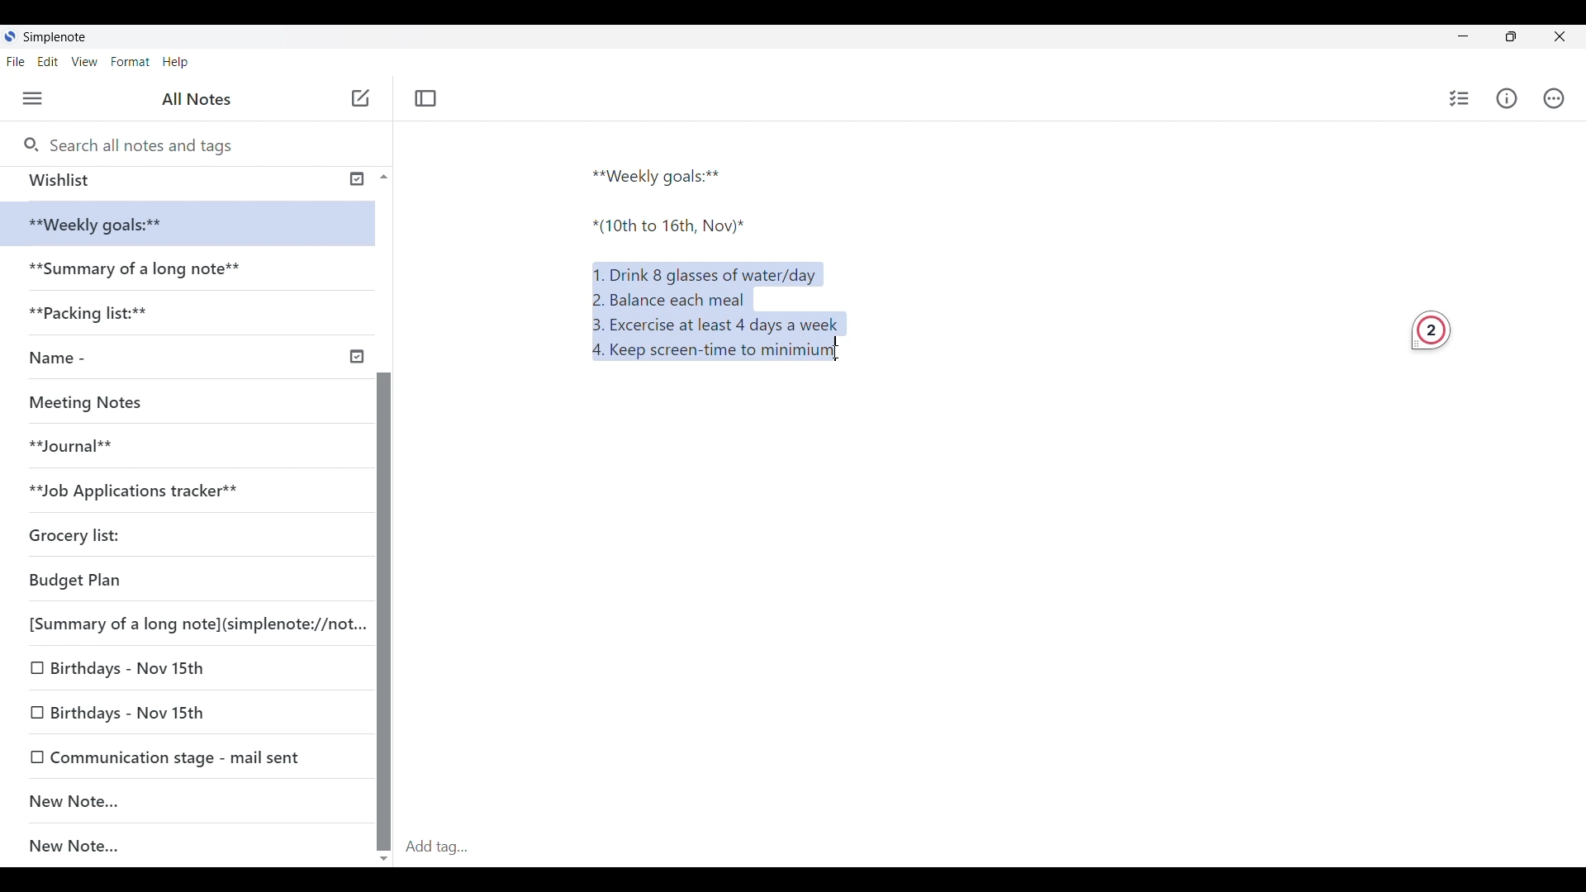  What do you see at coordinates (663, 173) in the screenshot?
I see `**Weekly goals:**` at bounding box center [663, 173].